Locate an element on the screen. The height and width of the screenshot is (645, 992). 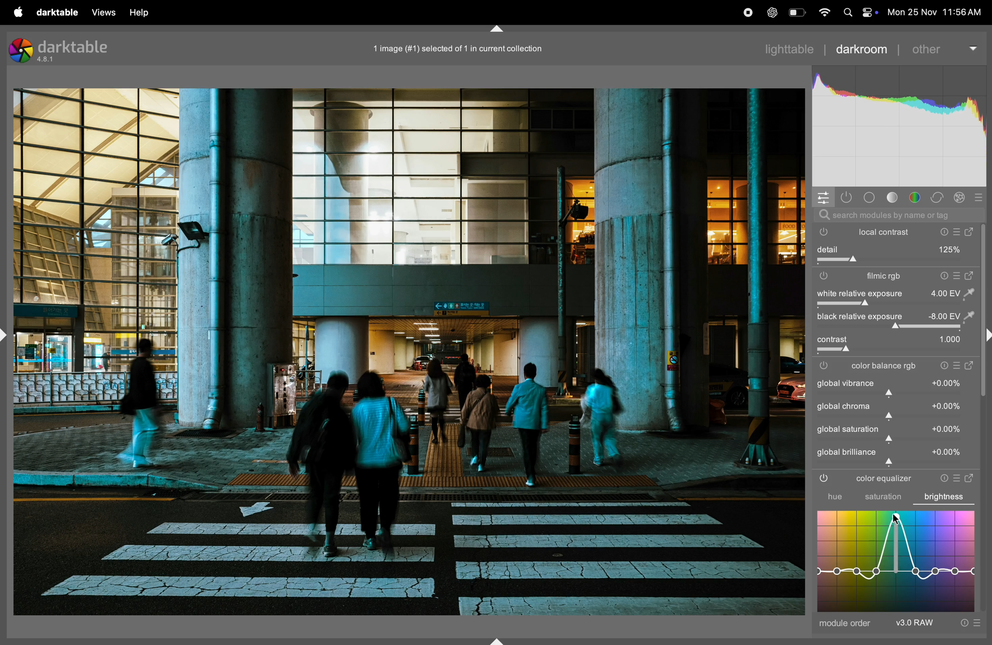
filmic rgb switch off is located at coordinates (824, 276).